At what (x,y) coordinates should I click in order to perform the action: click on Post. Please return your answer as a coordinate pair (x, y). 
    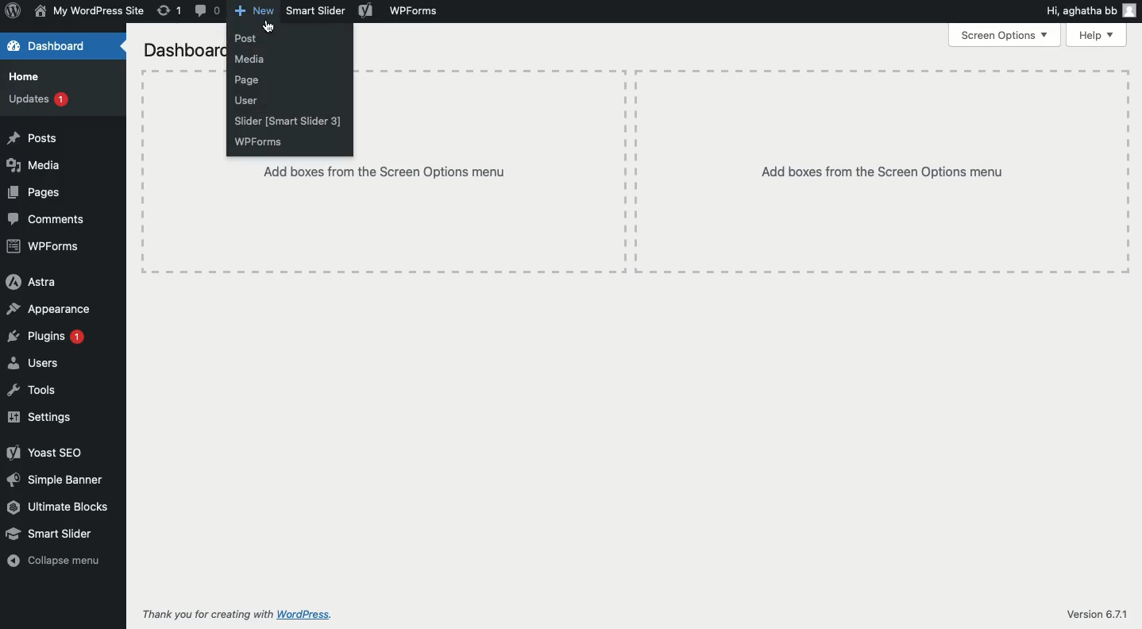
    Looking at the image, I should click on (245, 38).